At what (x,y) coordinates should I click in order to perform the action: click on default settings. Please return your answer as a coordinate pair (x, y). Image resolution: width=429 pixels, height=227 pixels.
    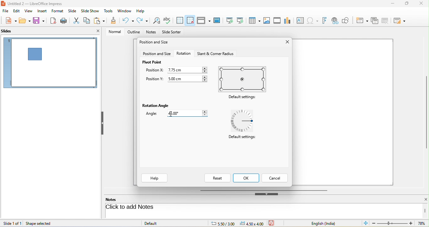
    Looking at the image, I should click on (243, 79).